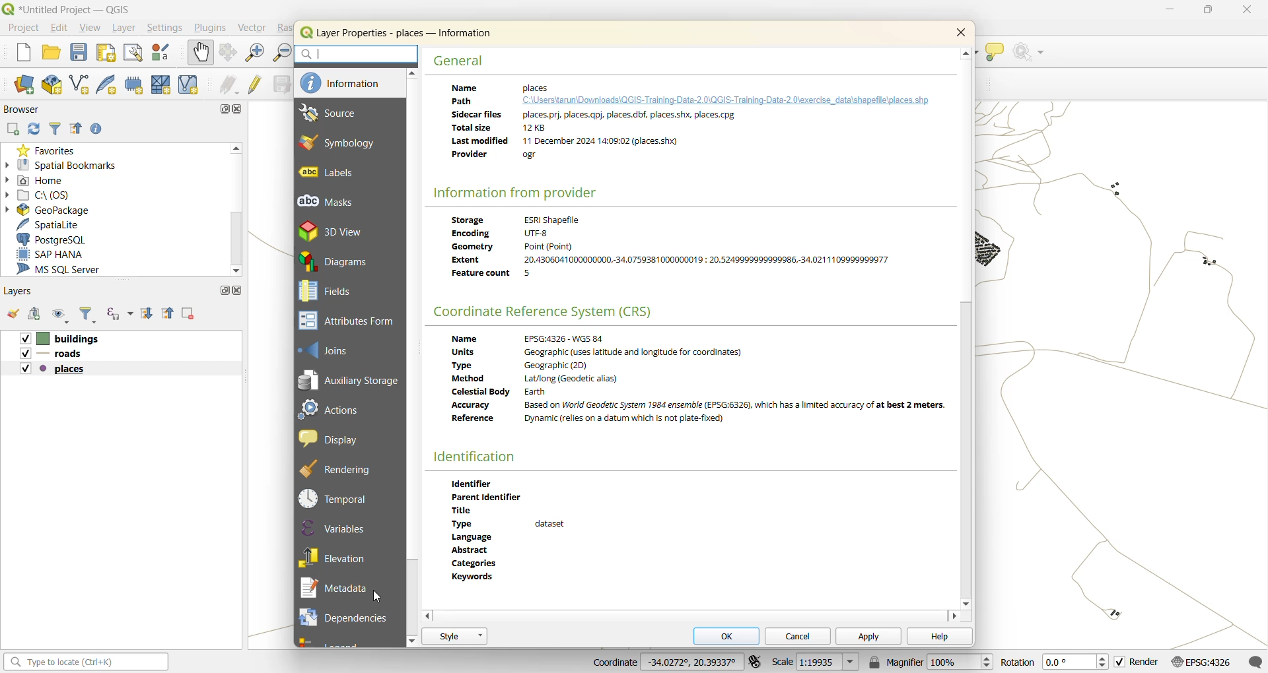  What do you see at coordinates (121, 311) in the screenshot?
I see `filter by expression` at bounding box center [121, 311].